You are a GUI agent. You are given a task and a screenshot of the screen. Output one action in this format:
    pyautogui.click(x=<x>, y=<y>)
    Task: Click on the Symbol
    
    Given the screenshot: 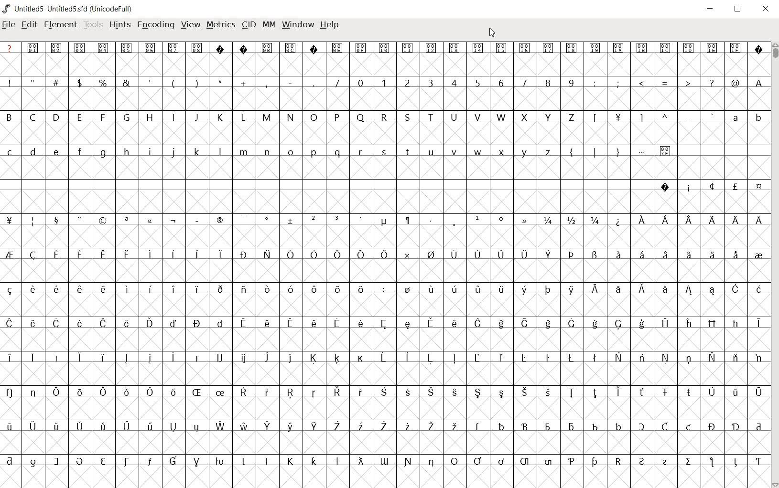 What is the action you would take?
    pyautogui.click(x=478, y=427)
    